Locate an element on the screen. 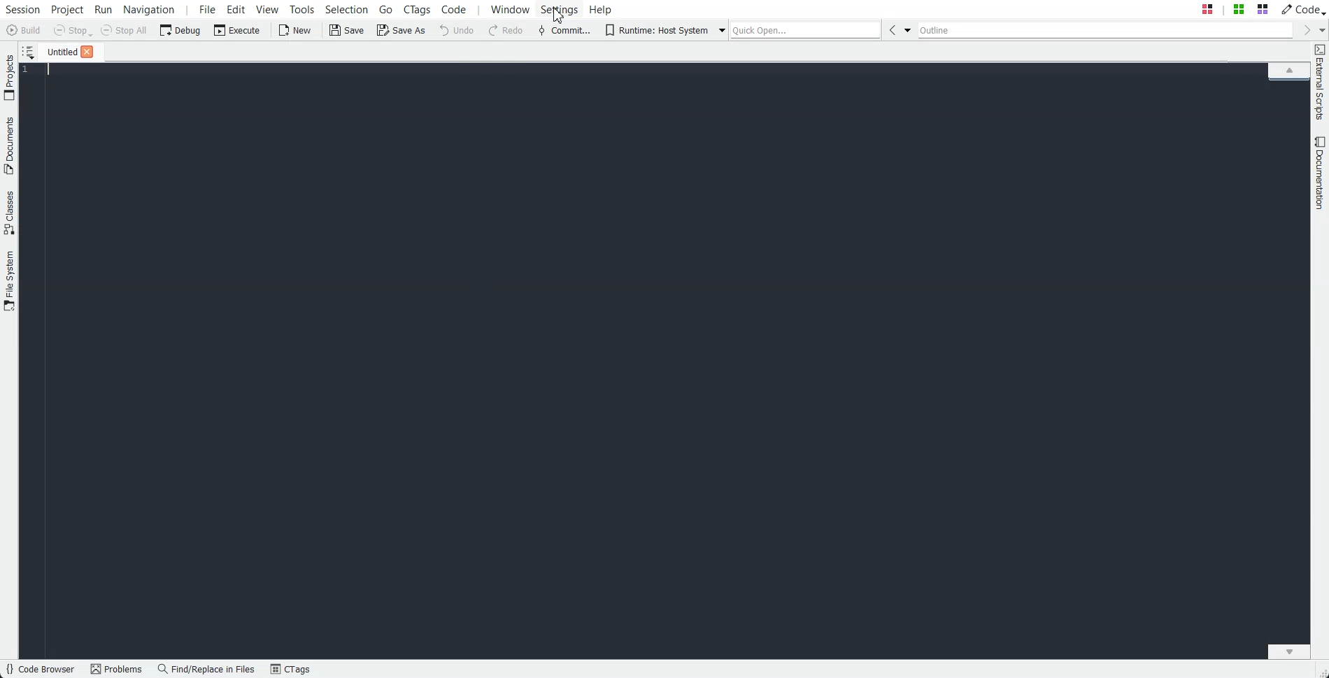 The height and width of the screenshot is (678, 1329). Code  is located at coordinates (1302, 8).